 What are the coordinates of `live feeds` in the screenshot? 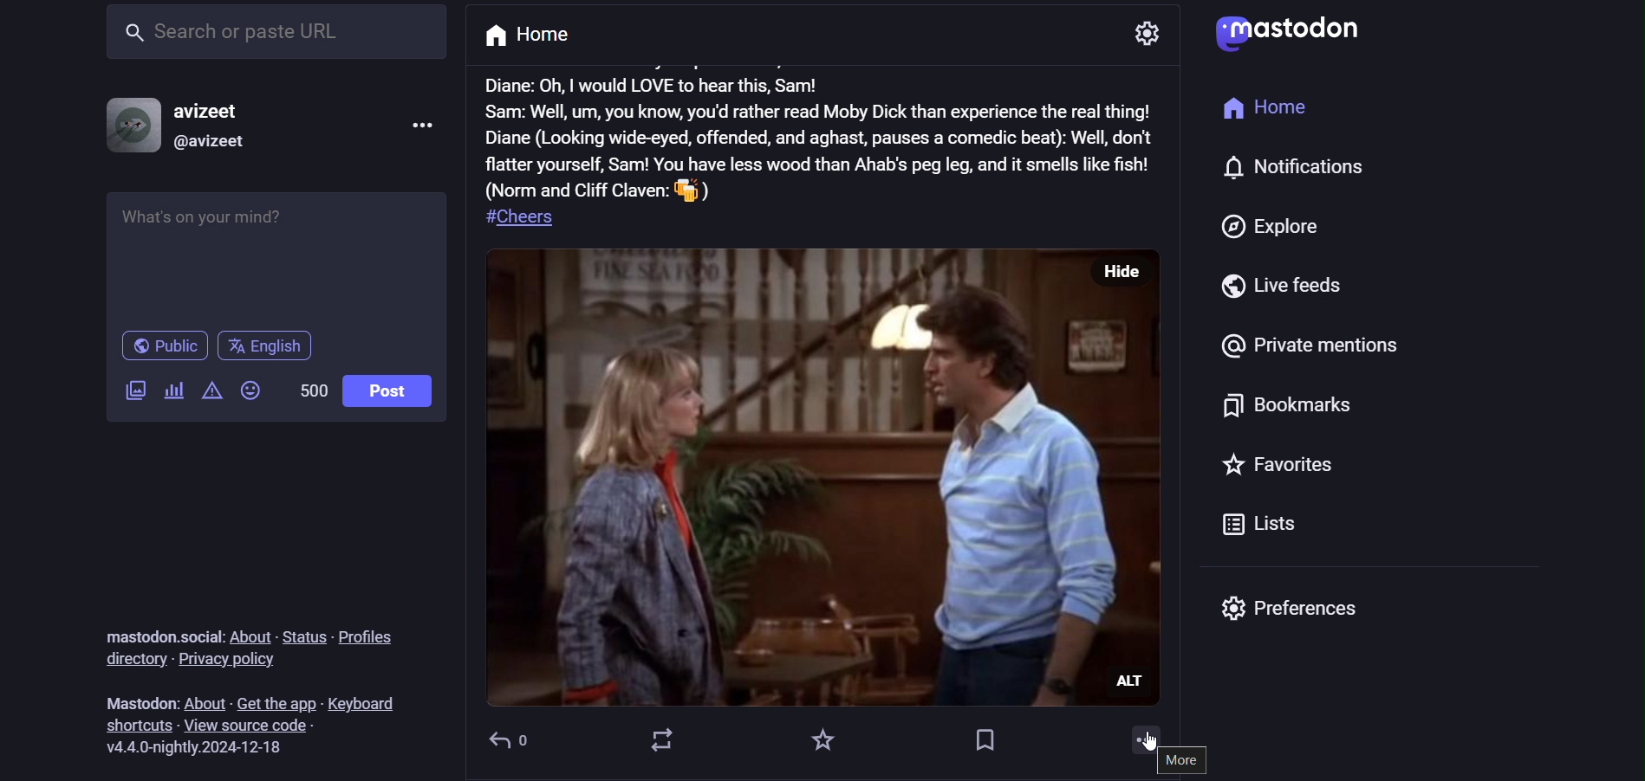 It's located at (1294, 281).